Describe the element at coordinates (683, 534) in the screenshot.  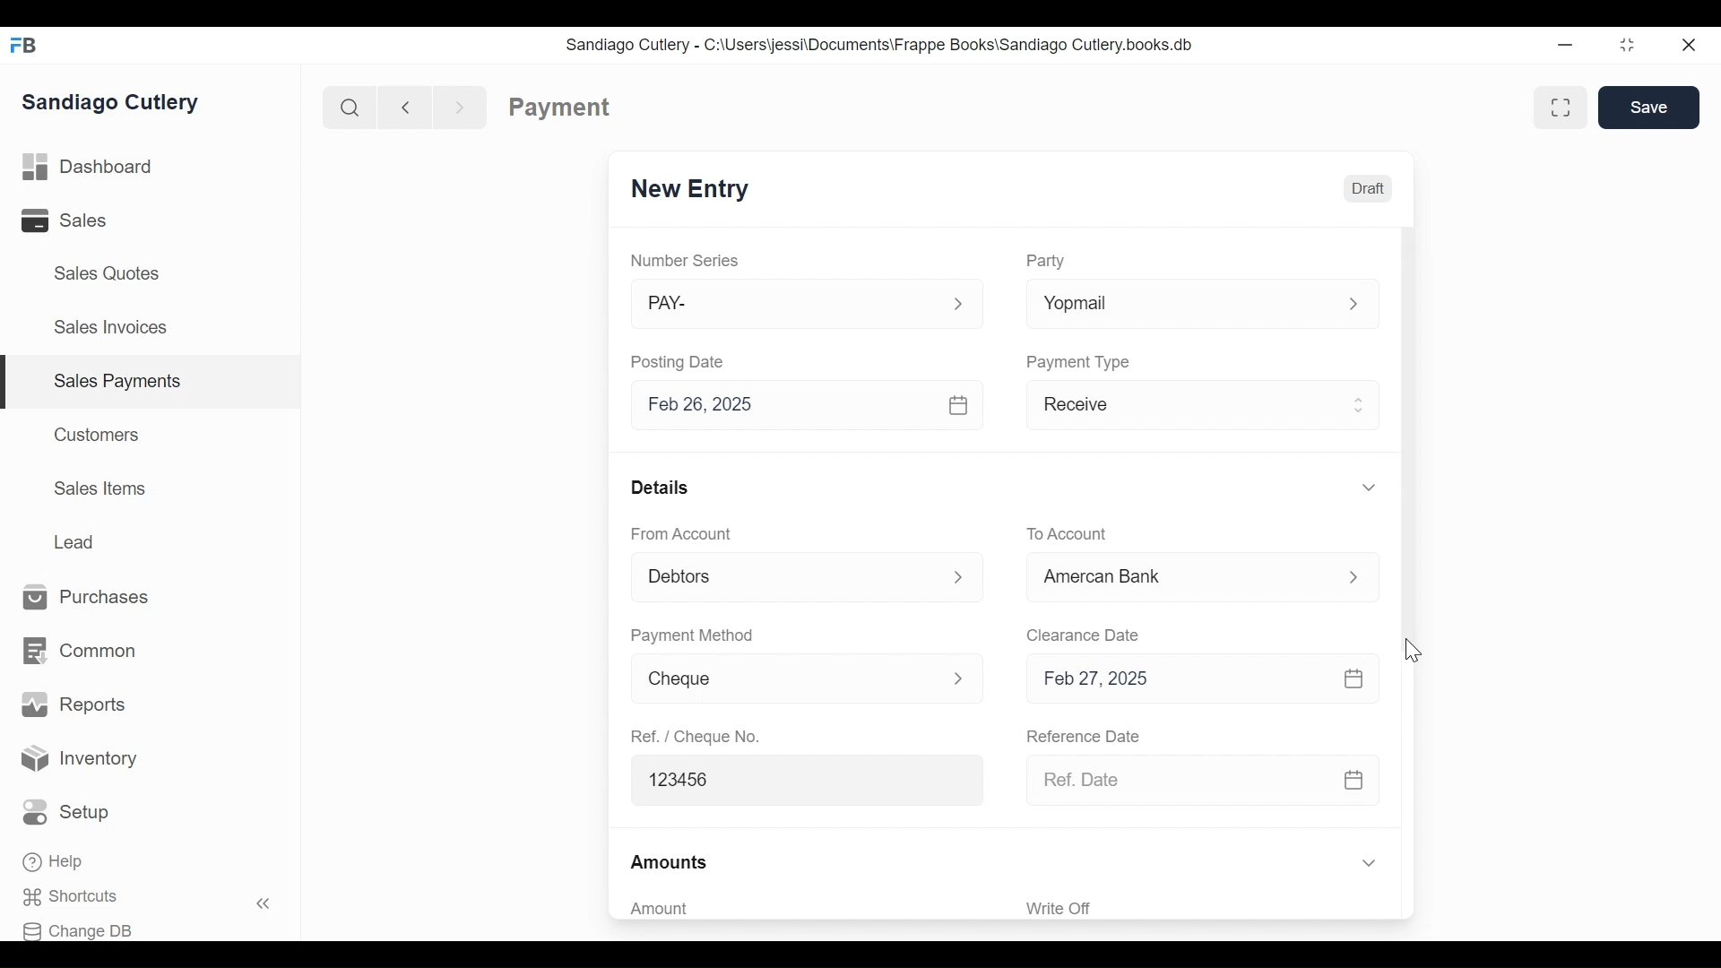
I see `From Account` at that location.